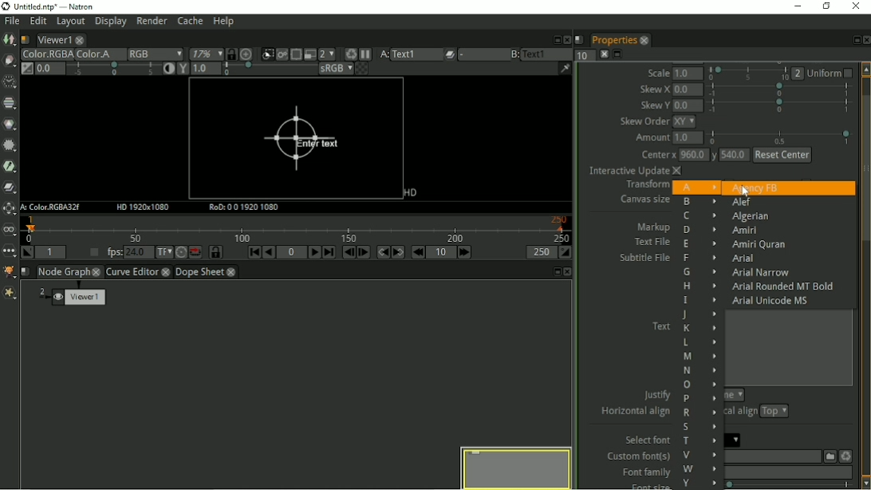 Image resolution: width=871 pixels, height=490 pixels. Describe the element at coordinates (10, 104) in the screenshot. I see `` at that location.